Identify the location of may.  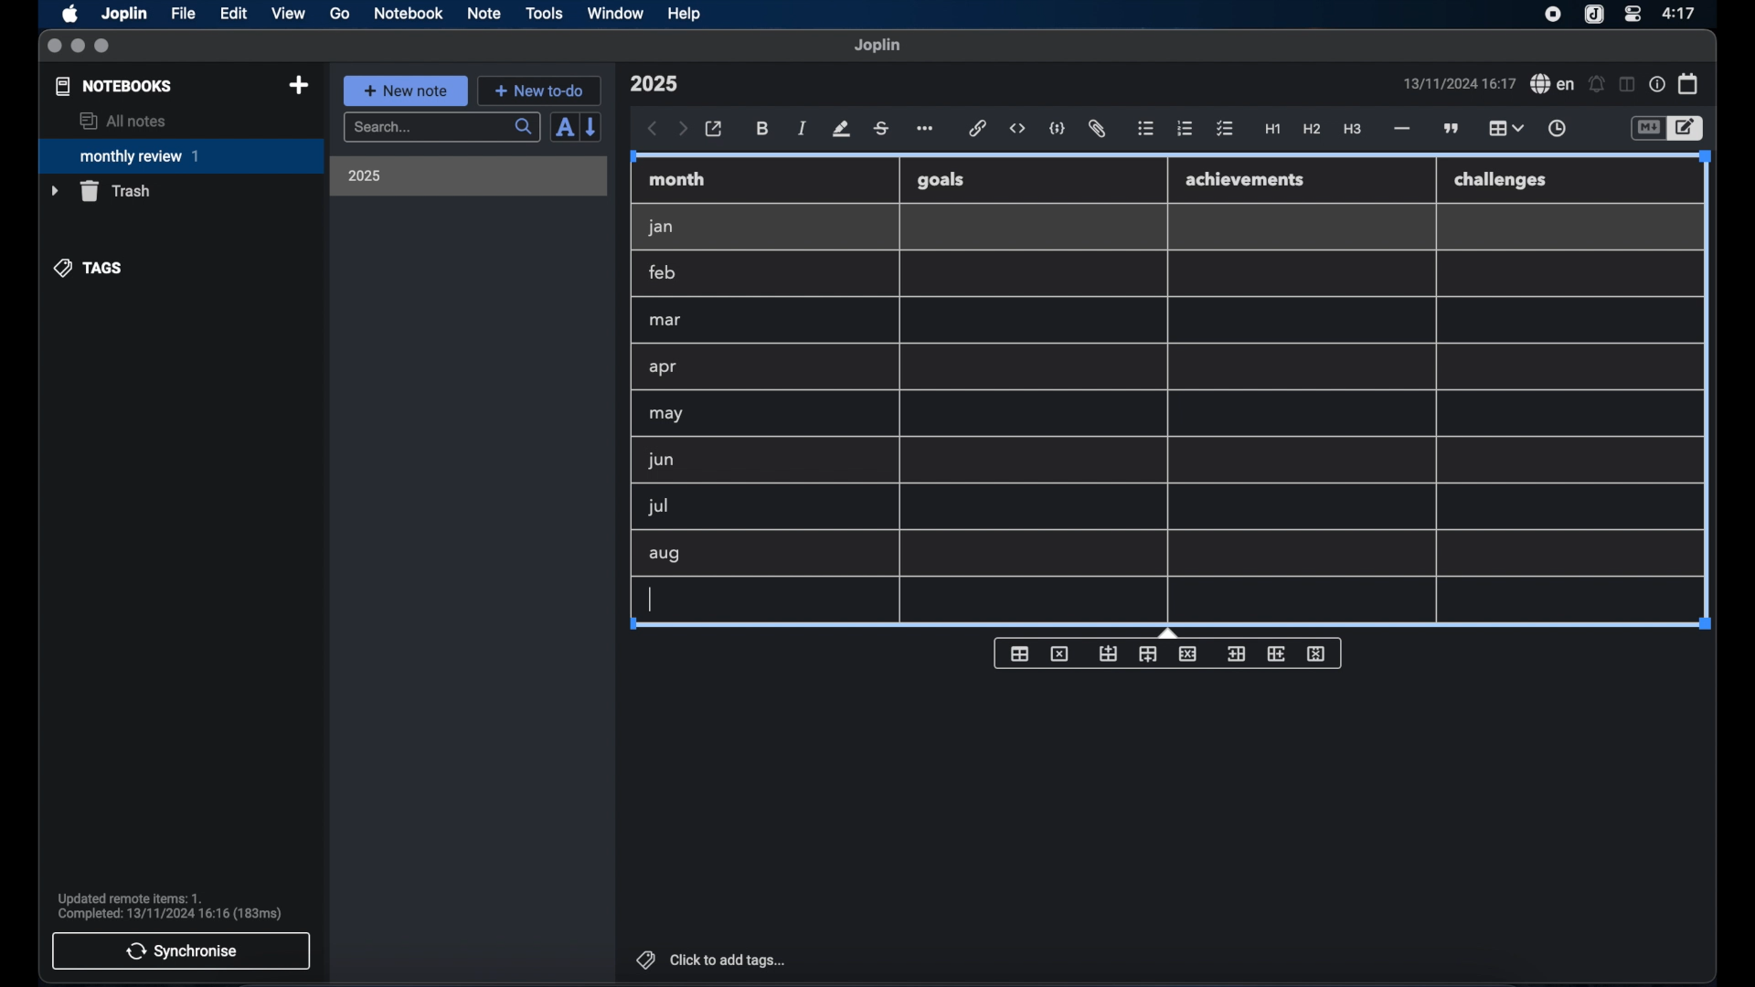
(665, 414).